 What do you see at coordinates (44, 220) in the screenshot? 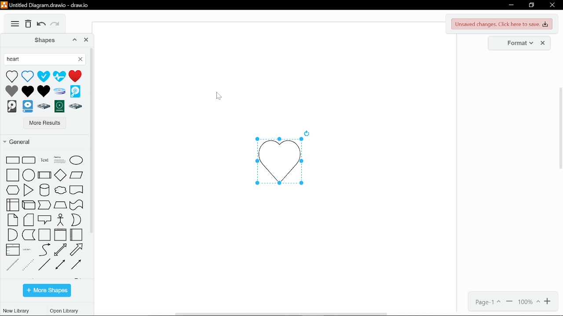
I see `callout` at bounding box center [44, 220].